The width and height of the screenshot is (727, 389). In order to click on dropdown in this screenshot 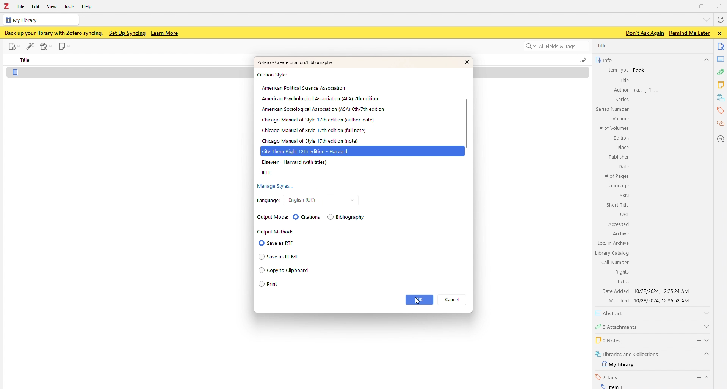, I will do `click(705, 19)`.